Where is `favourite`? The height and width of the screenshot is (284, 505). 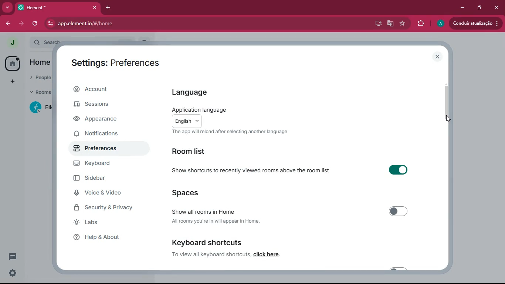
favourite is located at coordinates (402, 23).